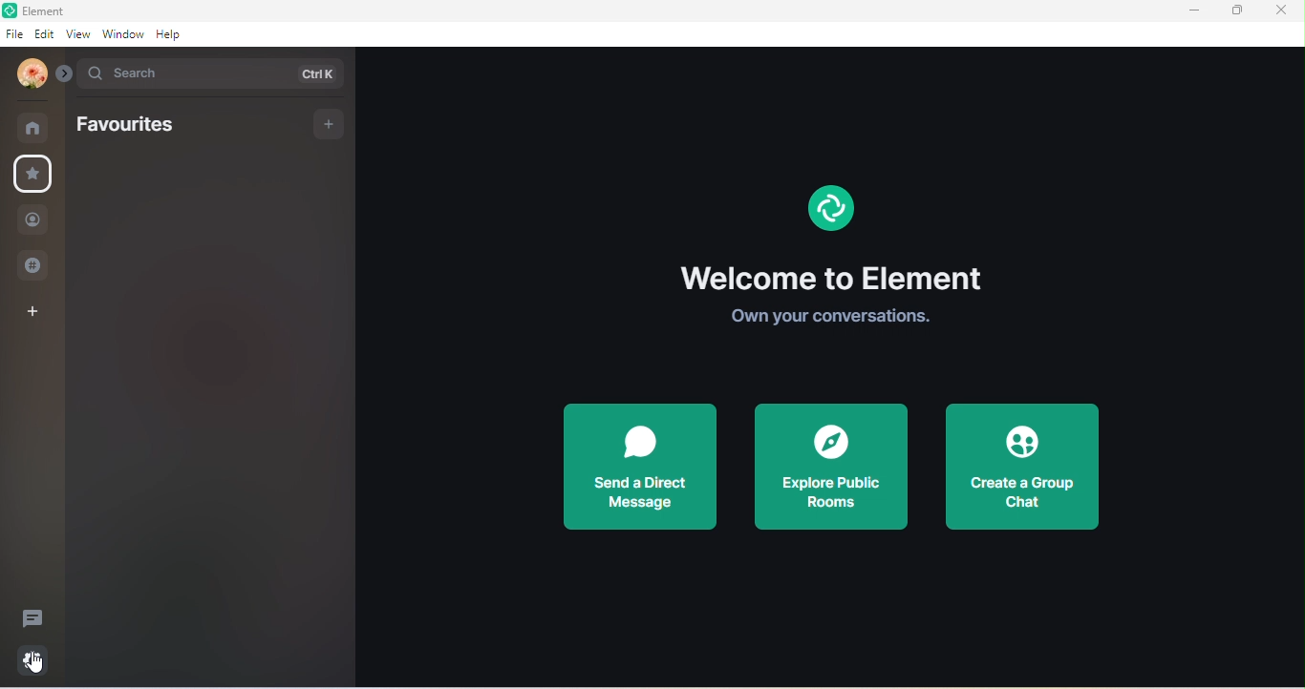 The width and height of the screenshot is (1305, 689). Describe the element at coordinates (44, 34) in the screenshot. I see `edit` at that location.